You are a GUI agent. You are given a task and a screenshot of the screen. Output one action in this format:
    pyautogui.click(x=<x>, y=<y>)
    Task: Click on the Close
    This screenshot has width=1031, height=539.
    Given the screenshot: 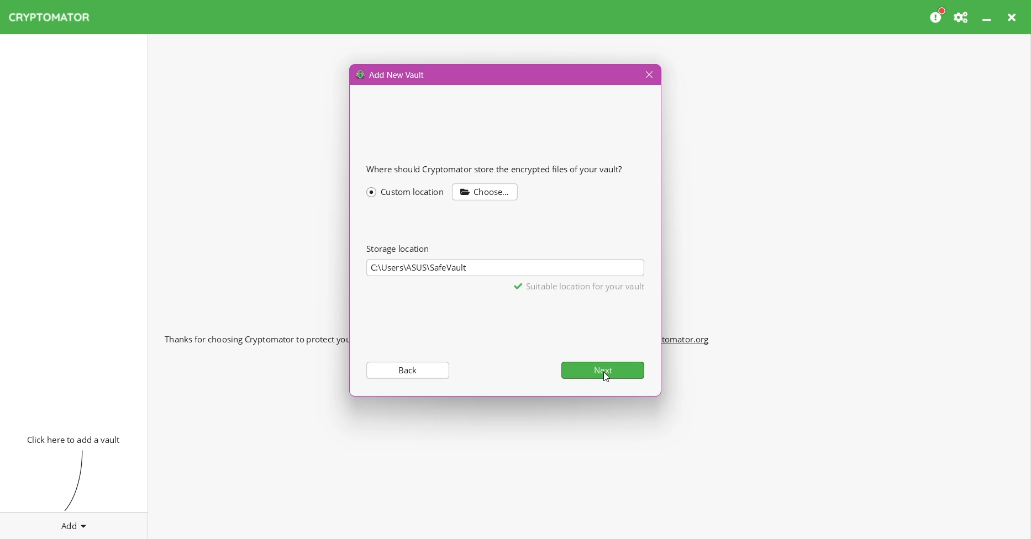 What is the action you would take?
    pyautogui.click(x=1013, y=17)
    